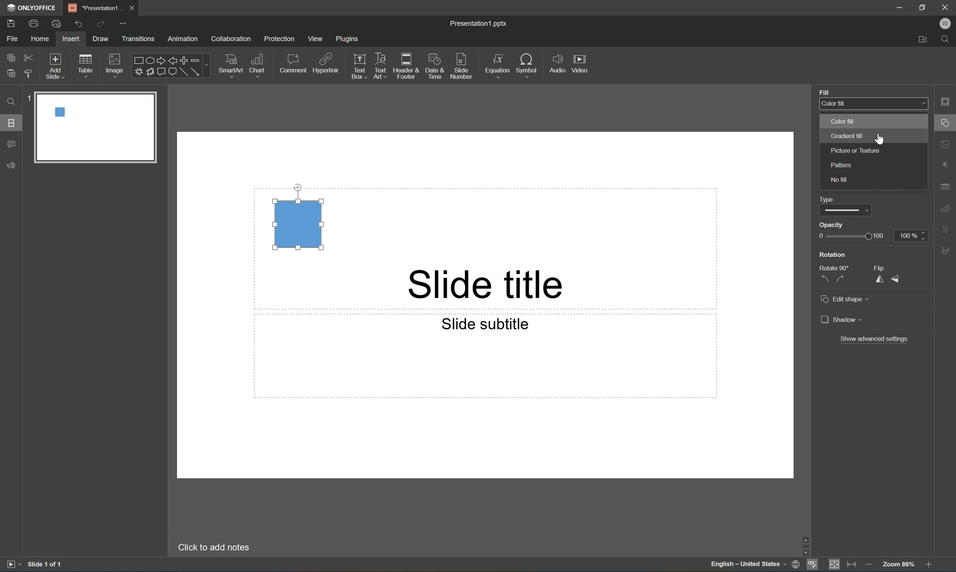  I want to click on Close, so click(131, 8).